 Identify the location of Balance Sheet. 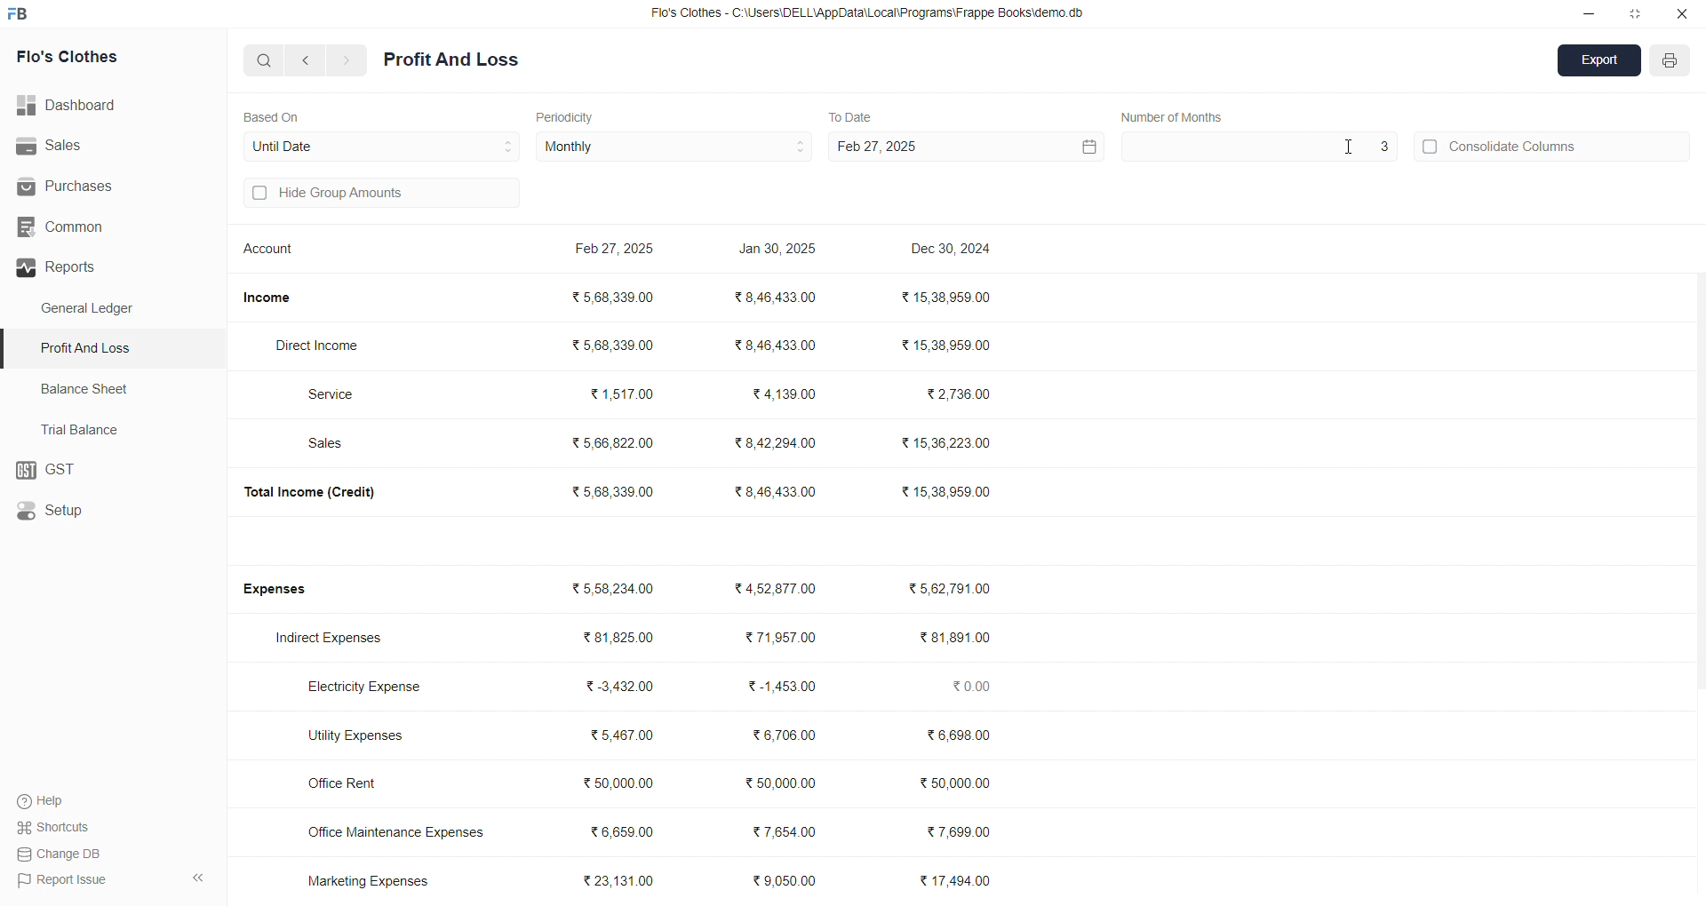
(87, 387).